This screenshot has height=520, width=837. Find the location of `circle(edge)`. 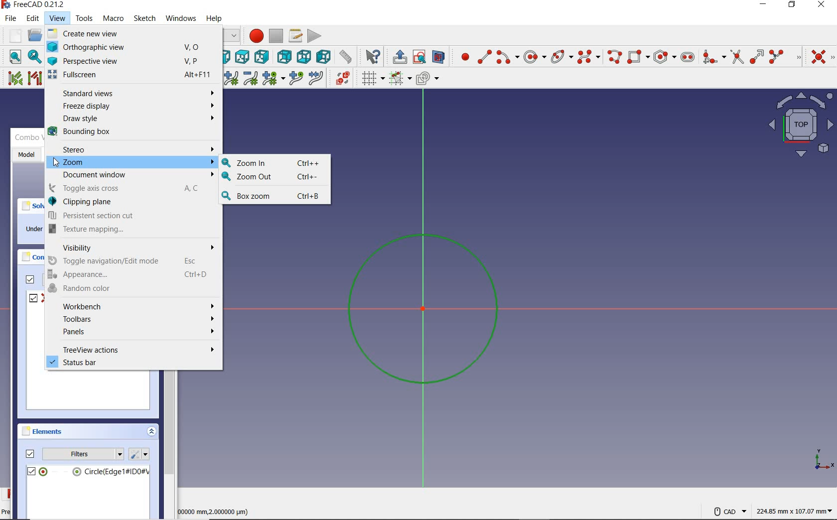

circle(edge) is located at coordinates (87, 471).